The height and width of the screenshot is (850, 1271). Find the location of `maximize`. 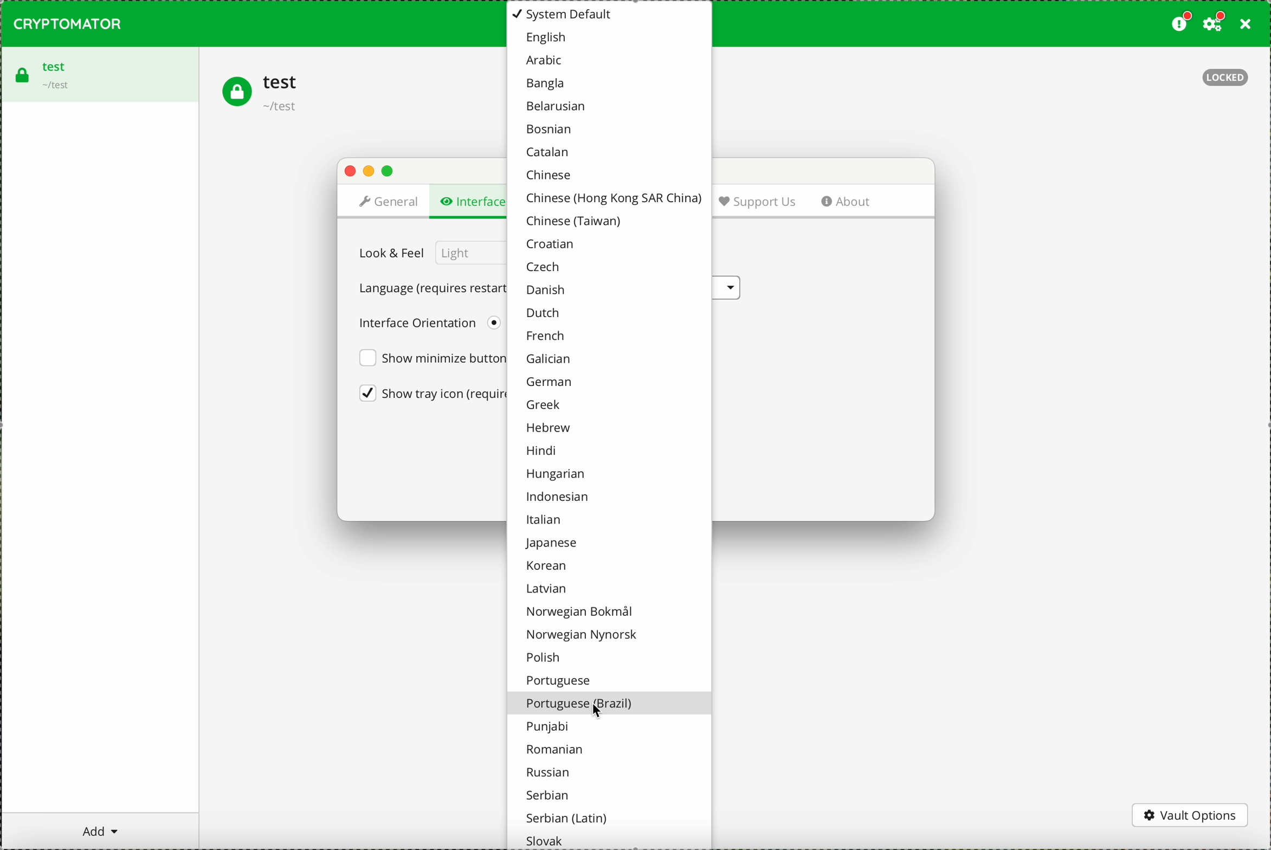

maximize is located at coordinates (389, 170).